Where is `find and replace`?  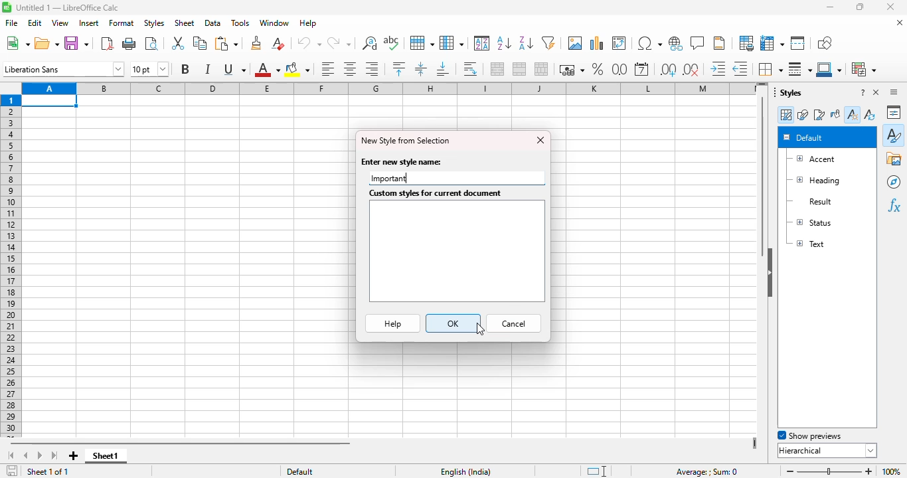
find and replace is located at coordinates (370, 43).